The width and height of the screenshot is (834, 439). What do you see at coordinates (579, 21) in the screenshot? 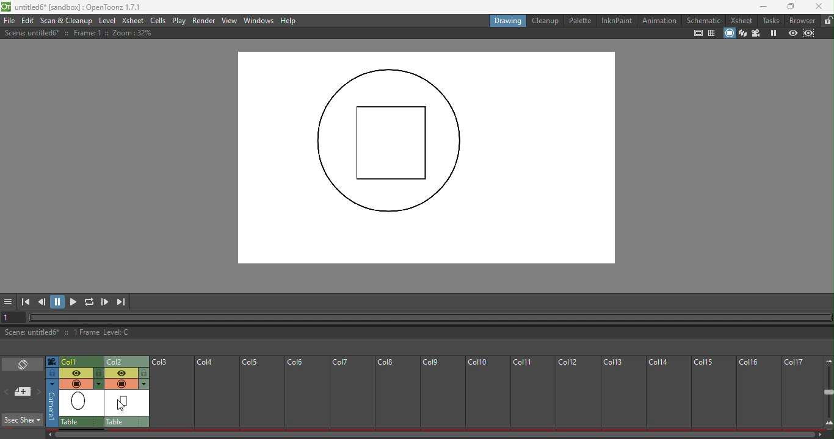
I see `Palette` at bounding box center [579, 21].